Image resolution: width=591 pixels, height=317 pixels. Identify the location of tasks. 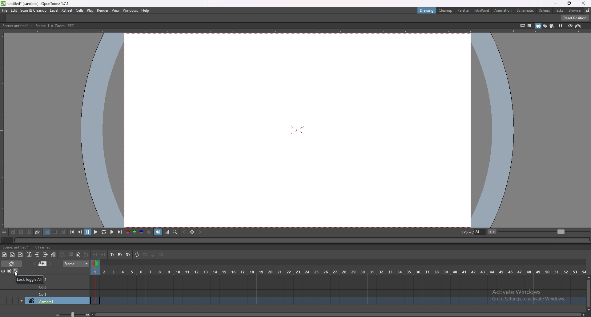
(559, 10).